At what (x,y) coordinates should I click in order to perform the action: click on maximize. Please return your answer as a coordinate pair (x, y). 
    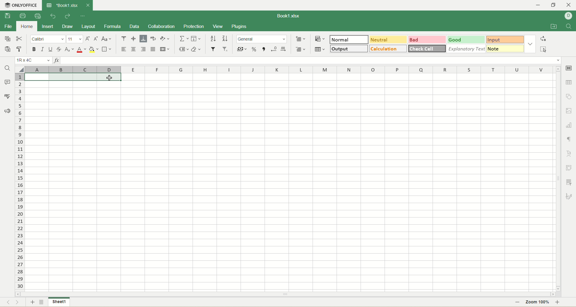
    Looking at the image, I should click on (555, 5).